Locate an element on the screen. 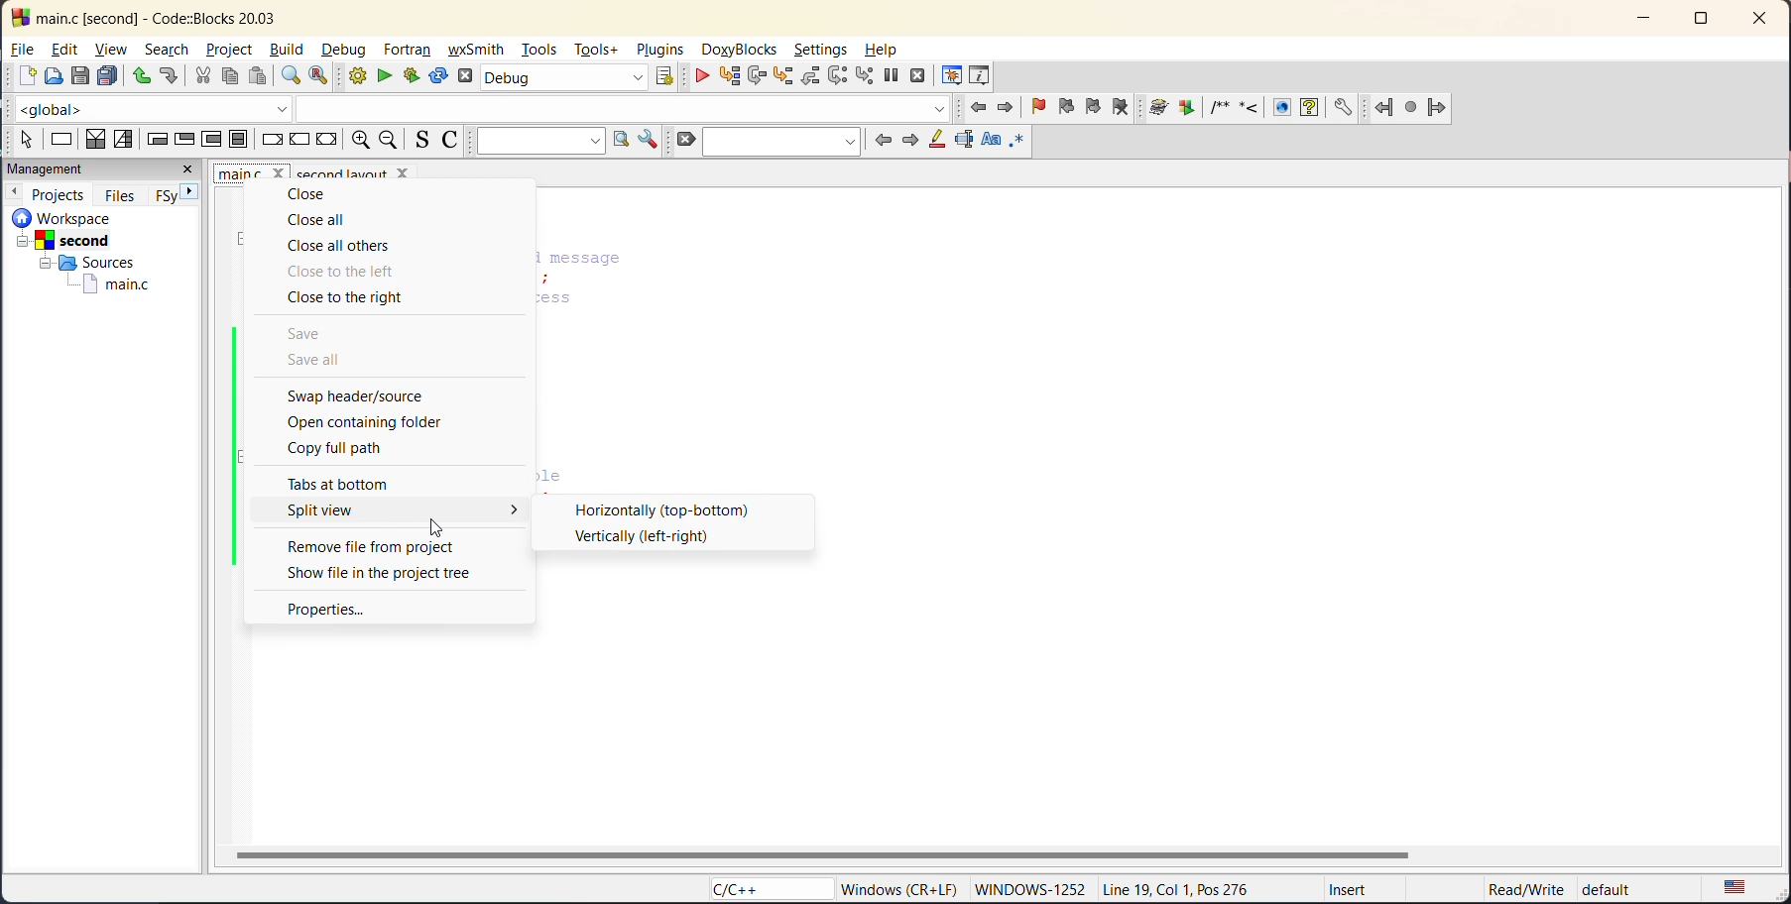  edit is located at coordinates (69, 48).